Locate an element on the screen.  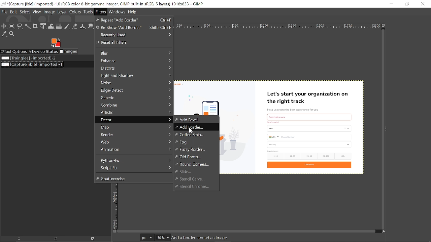
Free select tool is located at coordinates (21, 27).